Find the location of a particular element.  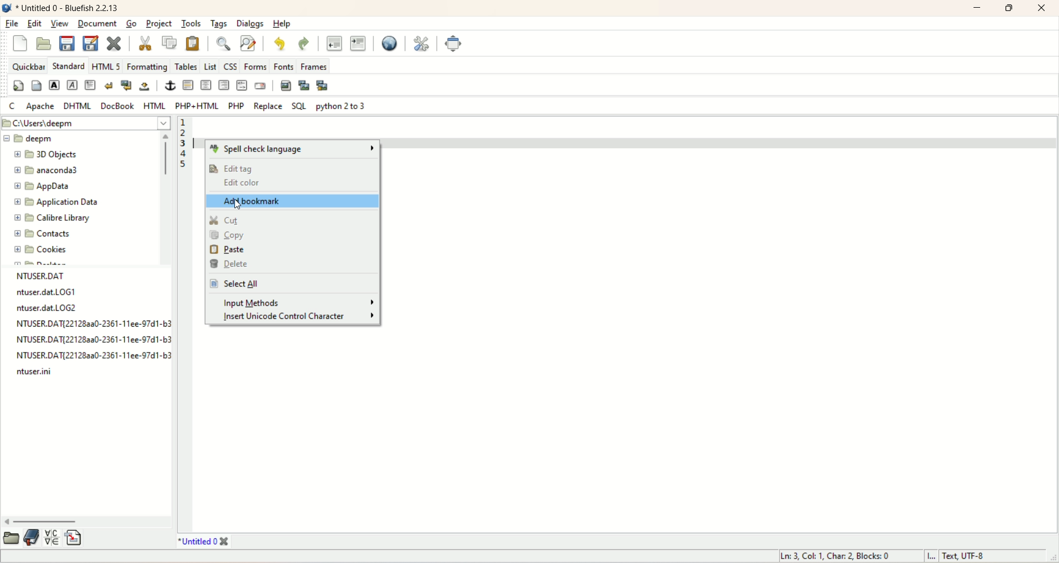

close current document is located at coordinates (115, 41).